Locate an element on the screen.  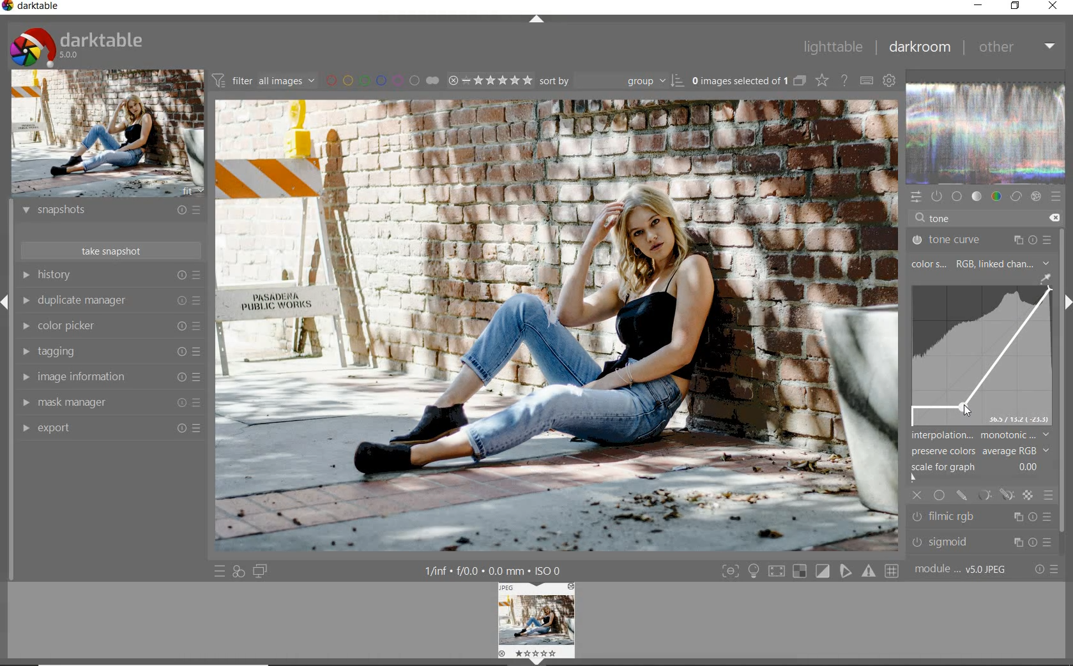
delete is located at coordinates (1054, 217).